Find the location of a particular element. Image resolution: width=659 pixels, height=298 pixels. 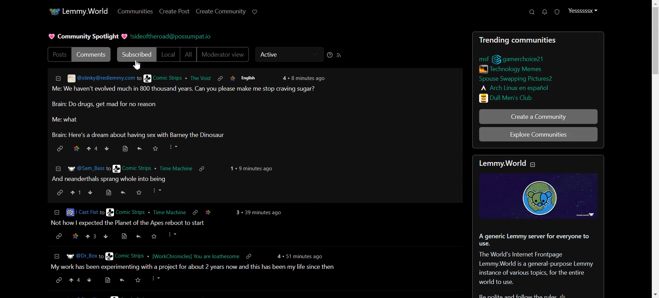

Posts is located at coordinates (58, 54).